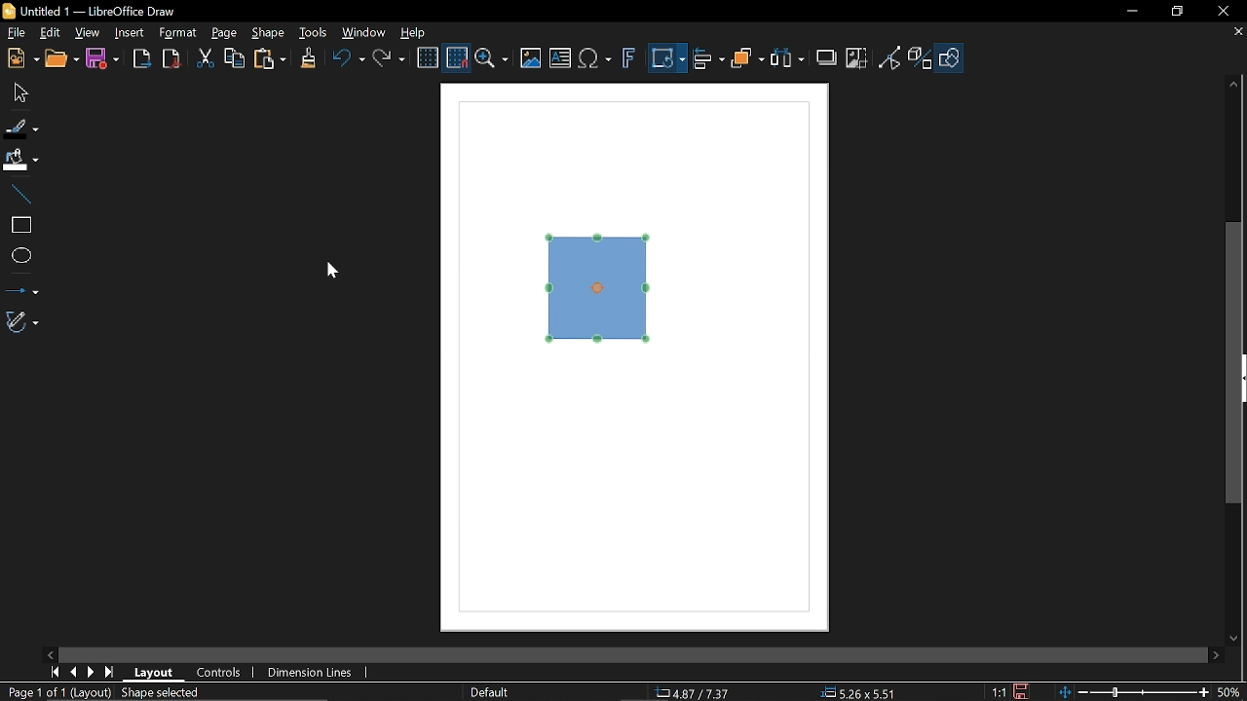 Image resolution: width=1247 pixels, height=701 pixels. Describe the element at coordinates (15, 34) in the screenshot. I see `File` at that location.